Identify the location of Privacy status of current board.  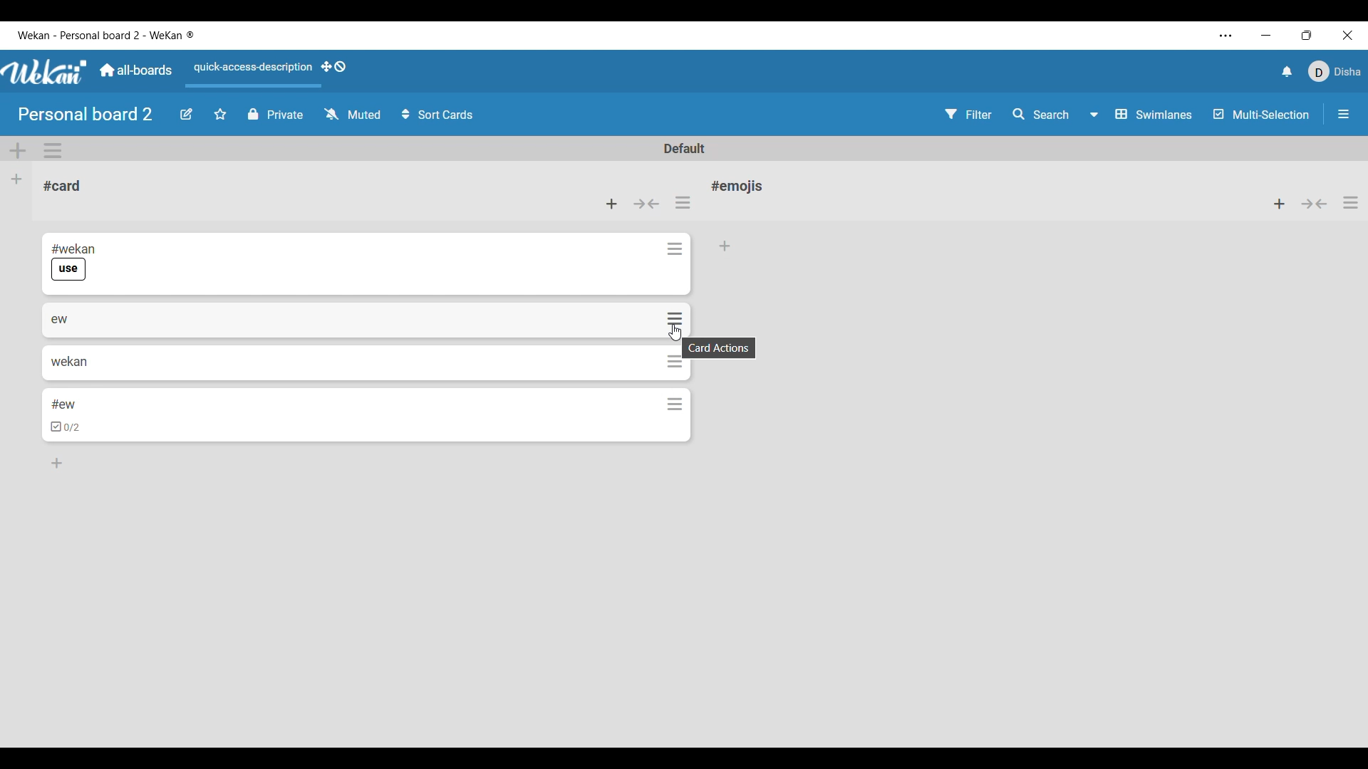
(276, 114).